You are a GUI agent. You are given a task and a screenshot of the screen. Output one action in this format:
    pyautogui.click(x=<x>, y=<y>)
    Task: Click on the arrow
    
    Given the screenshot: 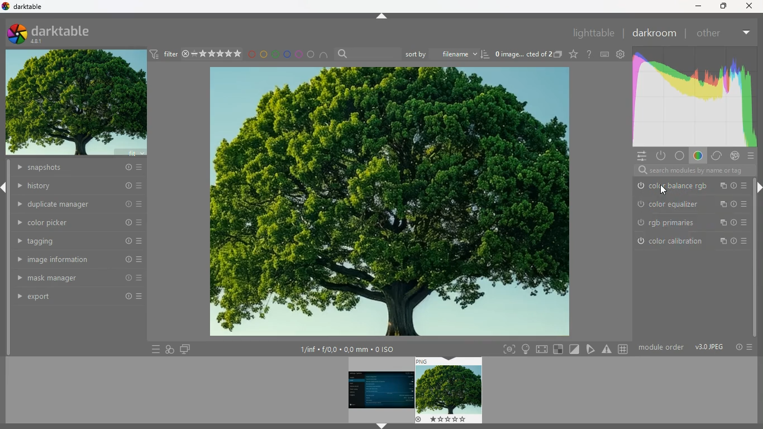 What is the action you would take?
    pyautogui.click(x=381, y=426)
    